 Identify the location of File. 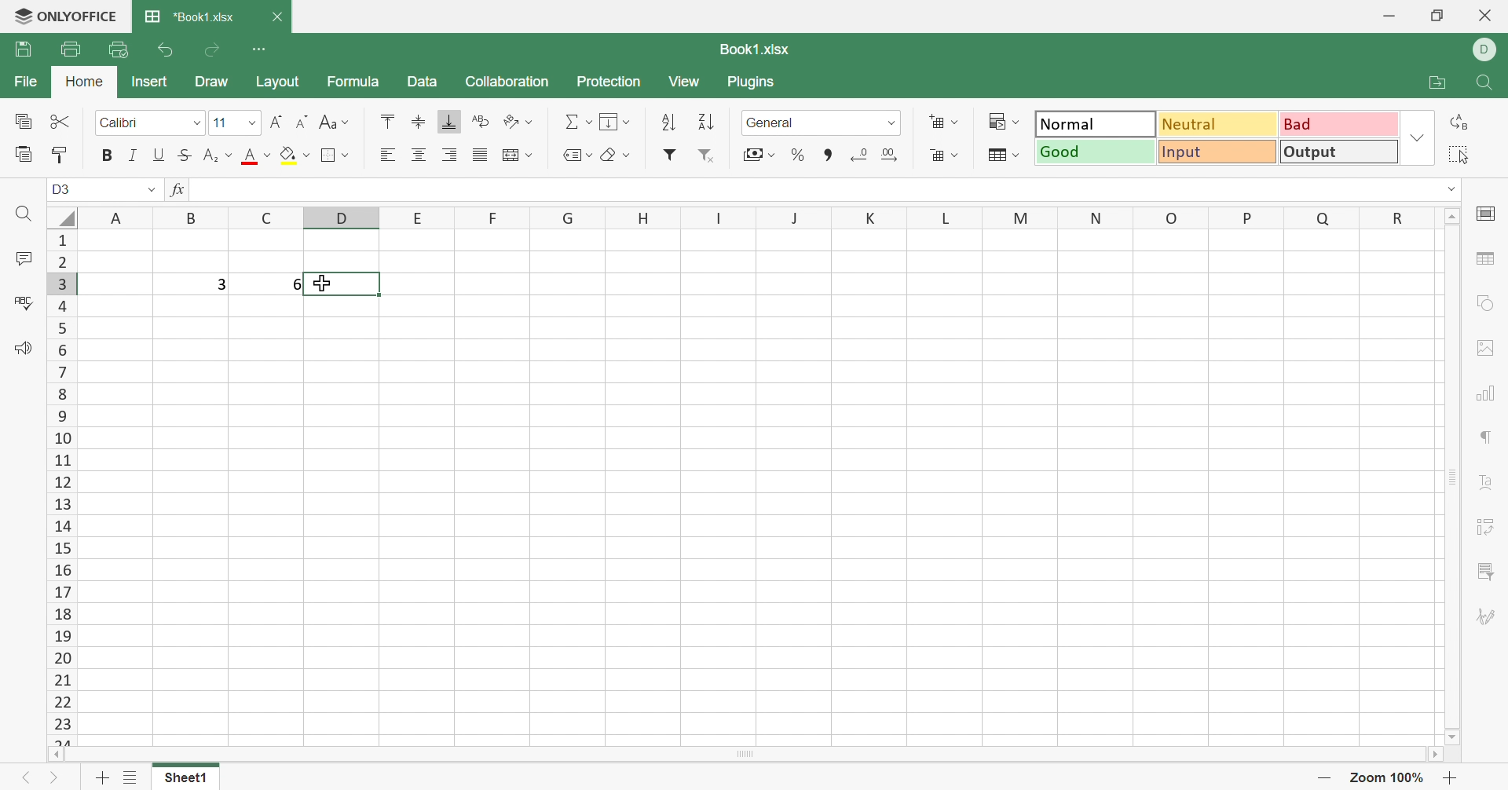
(29, 82).